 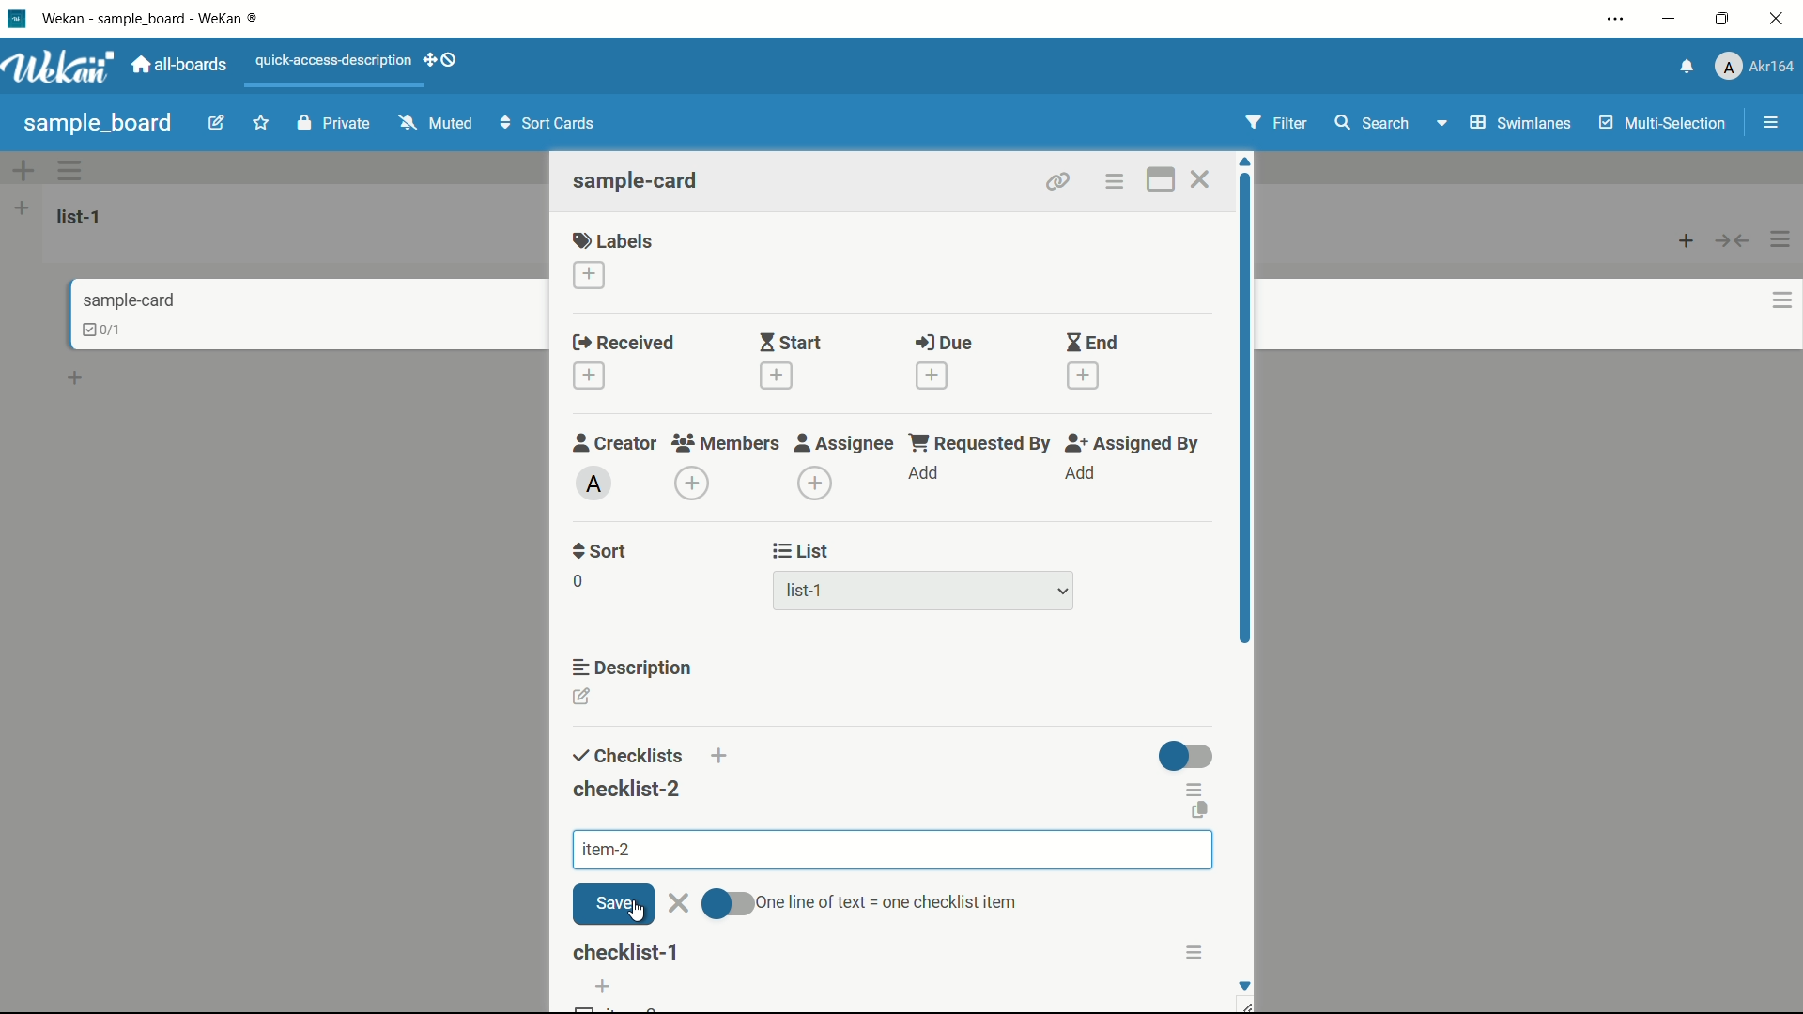 I want to click on add members, so click(x=695, y=485).